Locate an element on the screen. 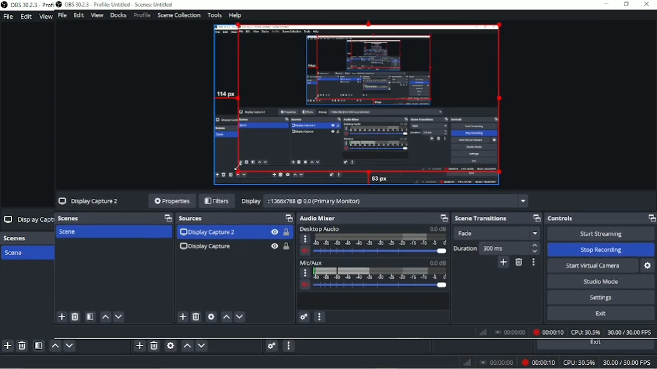 This screenshot has width=657, height=369. Transition properties is located at coordinates (534, 263).